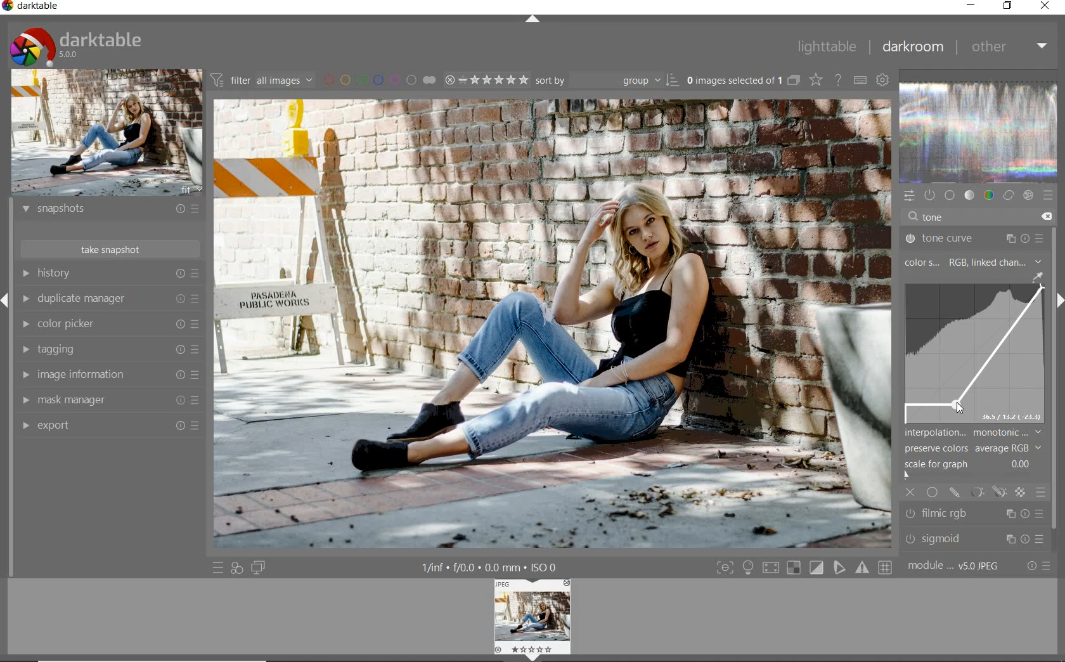 This screenshot has height=662, width=1065. What do you see at coordinates (108, 399) in the screenshot?
I see `mask manager` at bounding box center [108, 399].